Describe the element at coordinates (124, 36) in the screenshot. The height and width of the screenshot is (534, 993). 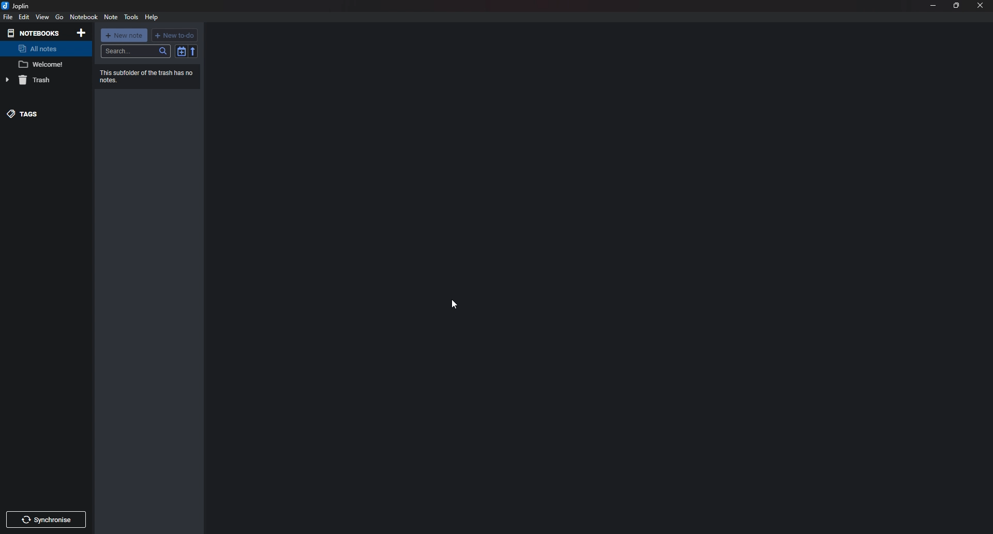
I see `New note` at that location.